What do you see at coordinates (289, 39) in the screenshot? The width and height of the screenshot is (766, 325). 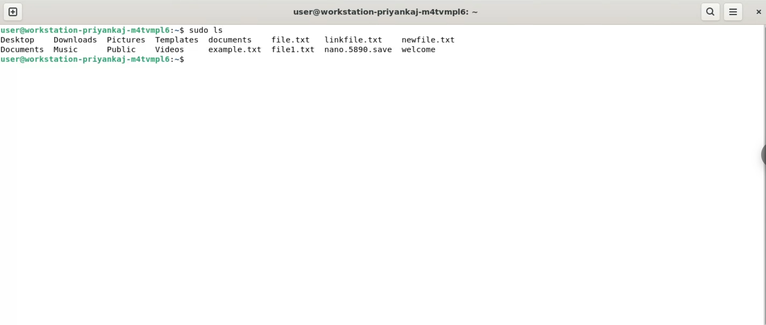 I see `file` at bounding box center [289, 39].